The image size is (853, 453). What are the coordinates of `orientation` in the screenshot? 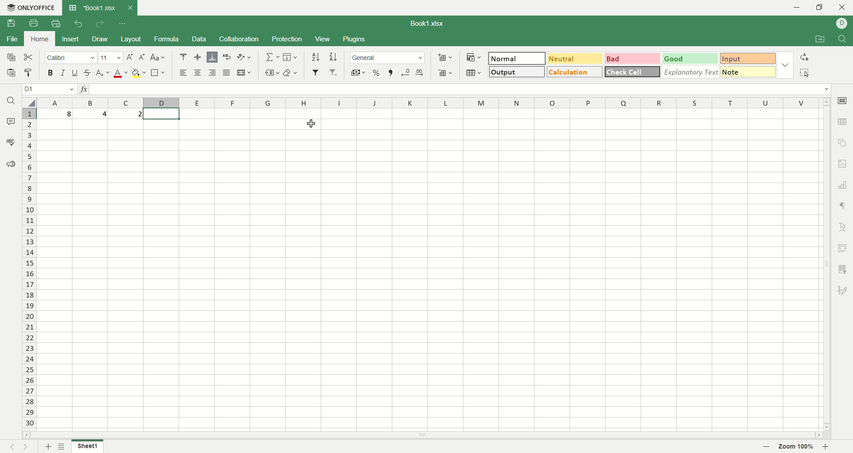 It's located at (245, 57).